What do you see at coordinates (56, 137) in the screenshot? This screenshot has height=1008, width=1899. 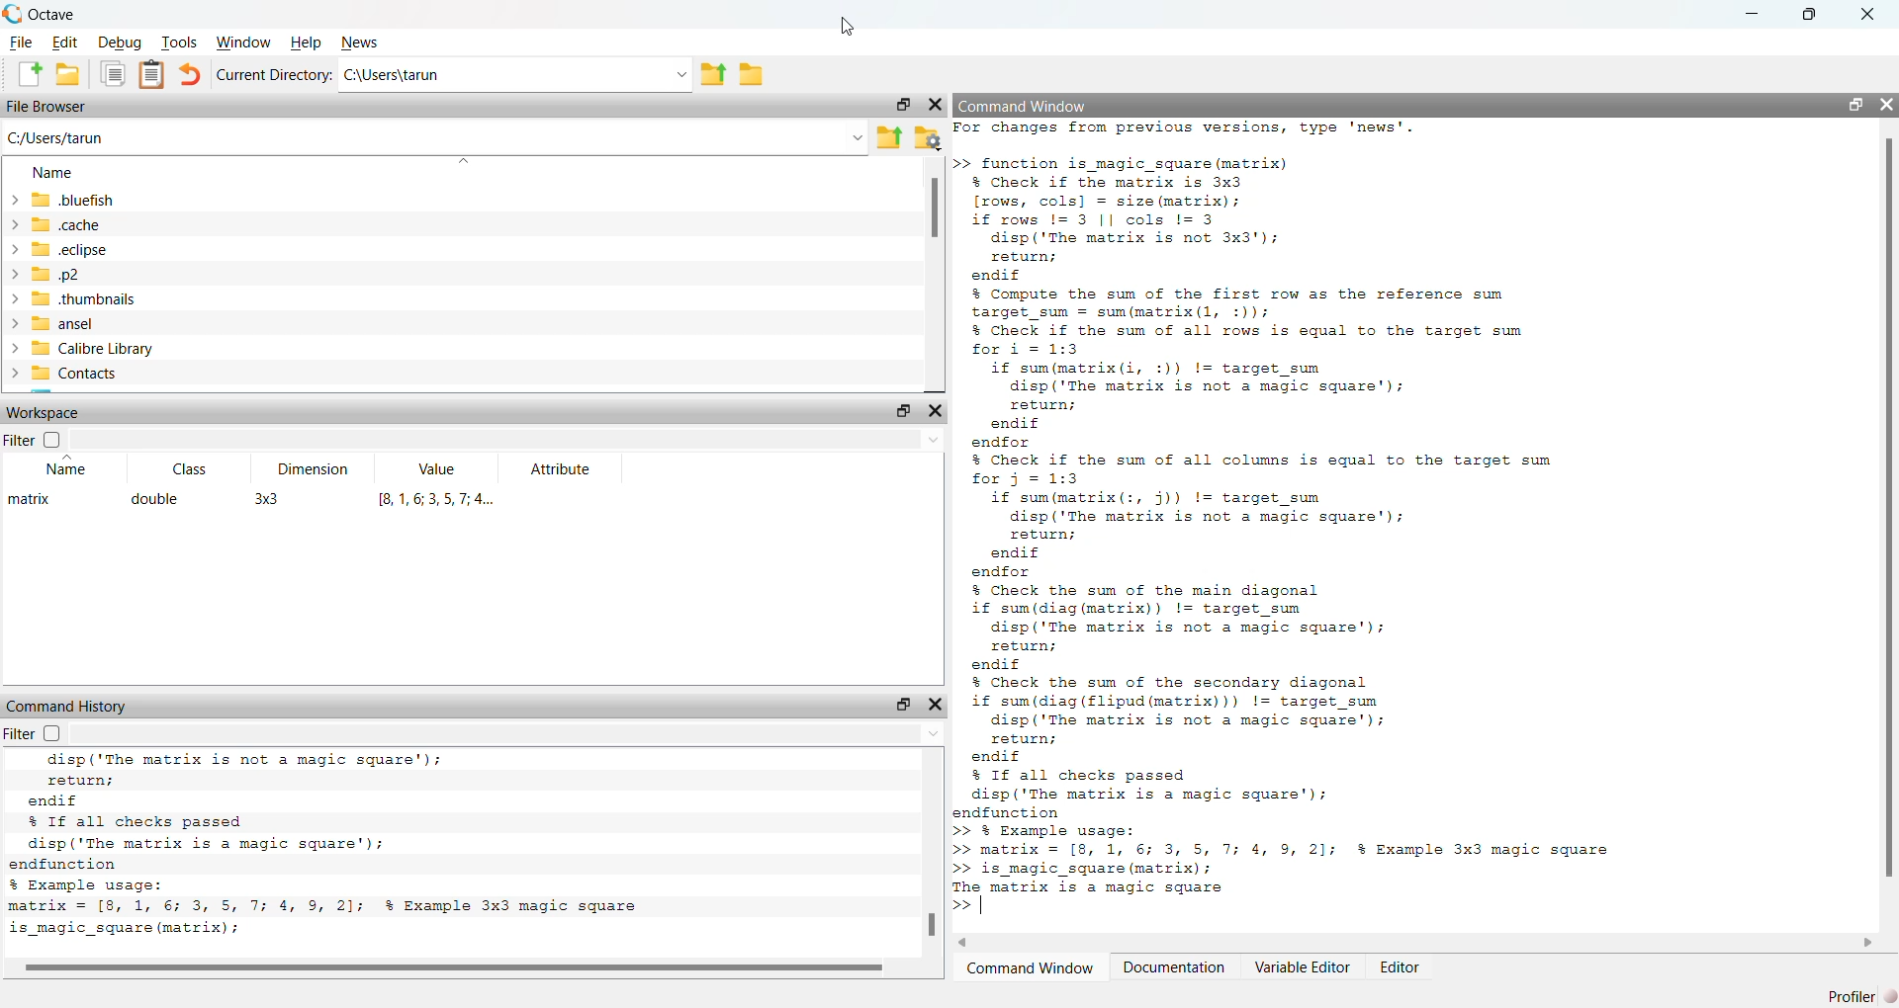 I see `C:\Users\tarun` at bounding box center [56, 137].